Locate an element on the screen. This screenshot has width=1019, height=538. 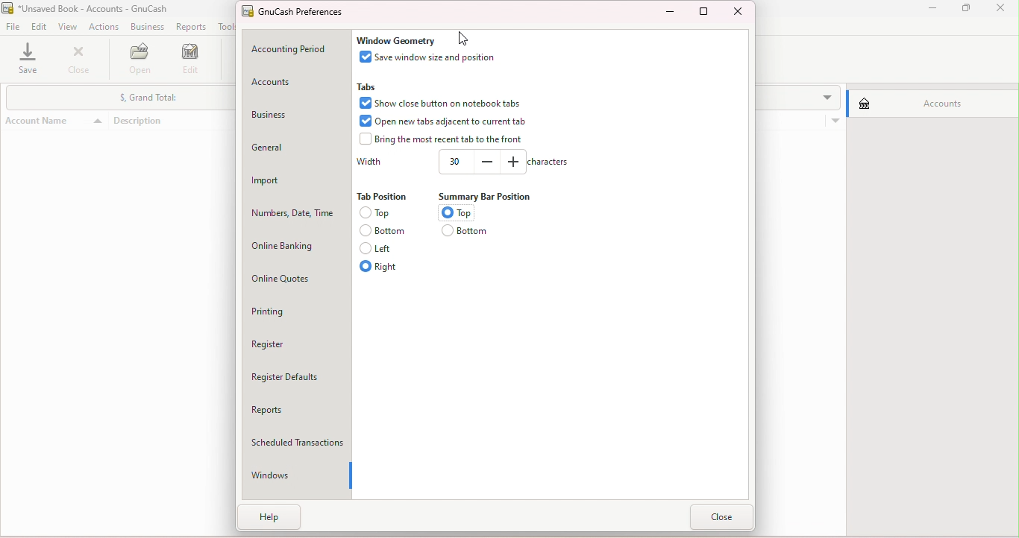
Reports is located at coordinates (190, 27).